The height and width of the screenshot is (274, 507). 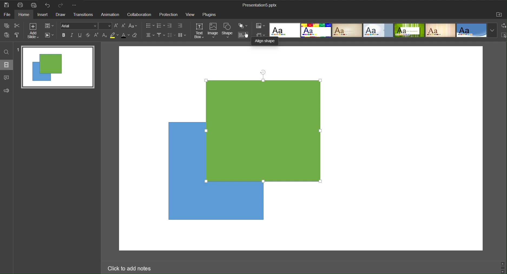 I want to click on Color, so click(x=261, y=26).